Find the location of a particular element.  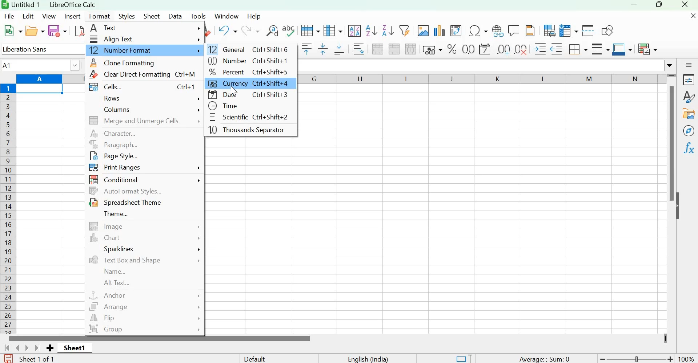

Insert special characters is located at coordinates (477, 29).